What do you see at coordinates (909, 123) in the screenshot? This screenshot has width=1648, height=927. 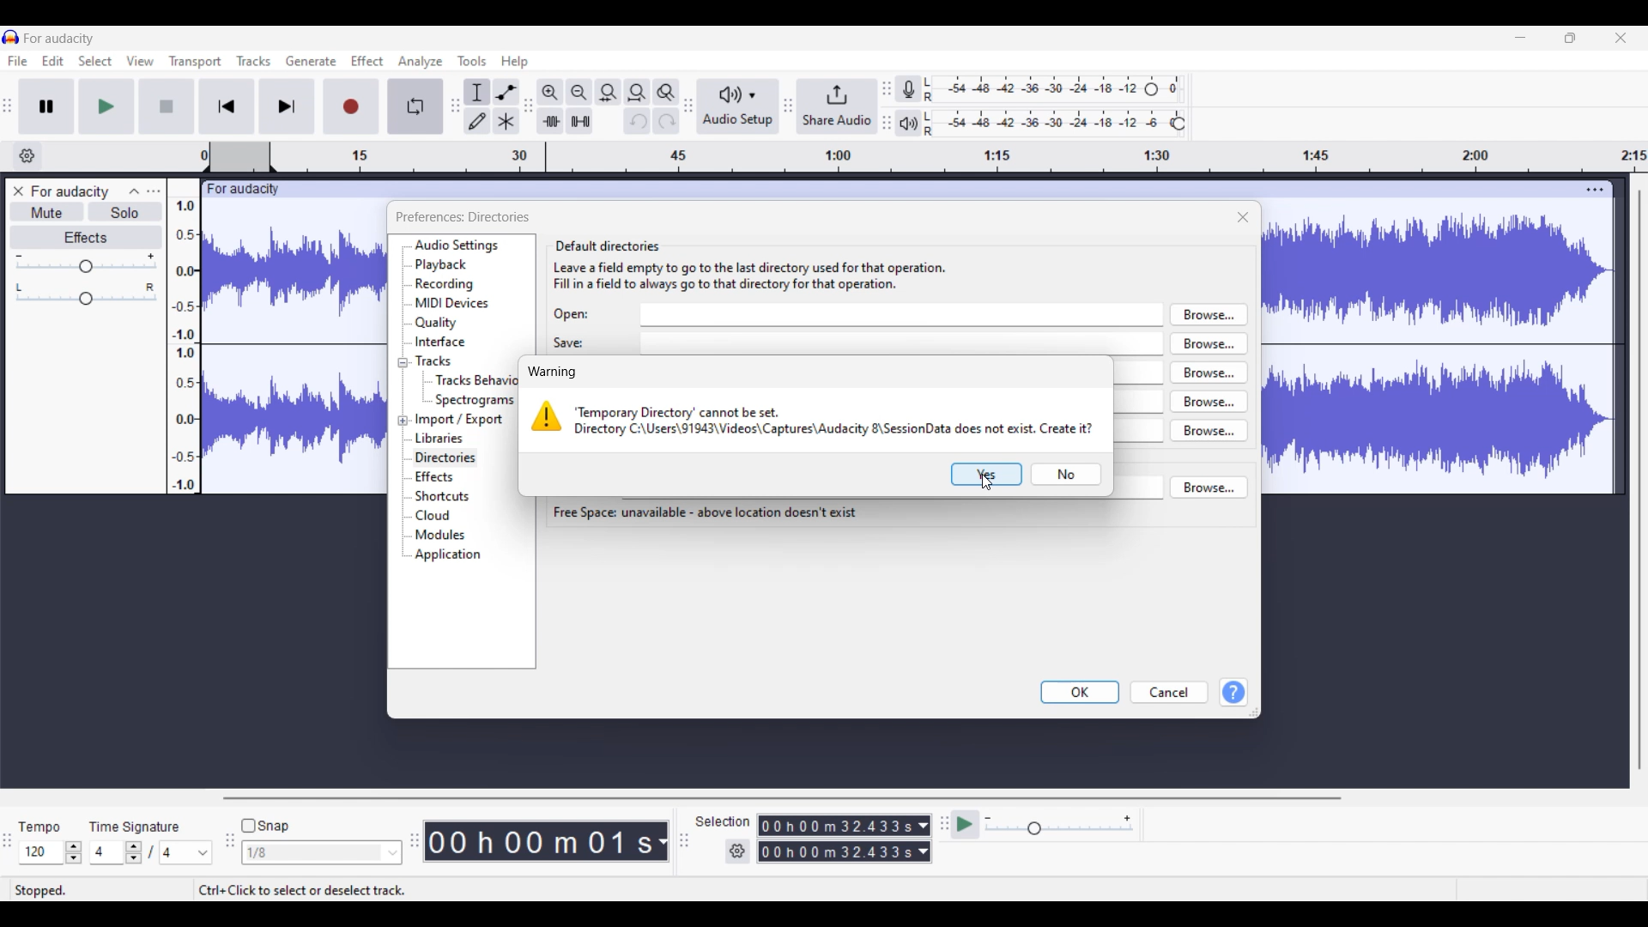 I see `Playback meter` at bounding box center [909, 123].